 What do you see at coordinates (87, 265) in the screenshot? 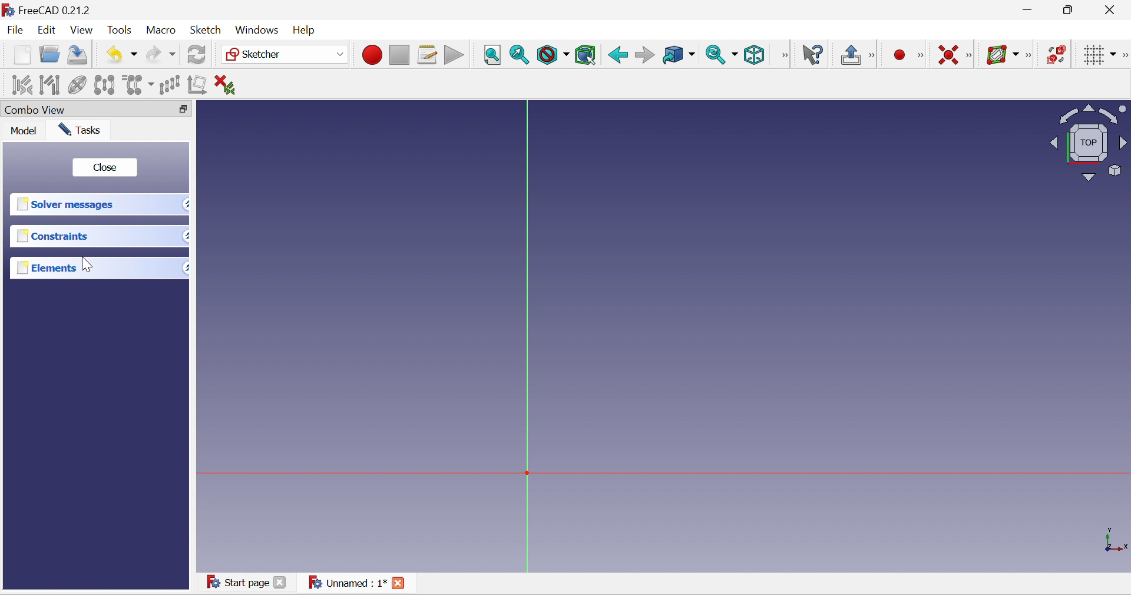
I see `Cursor` at bounding box center [87, 265].